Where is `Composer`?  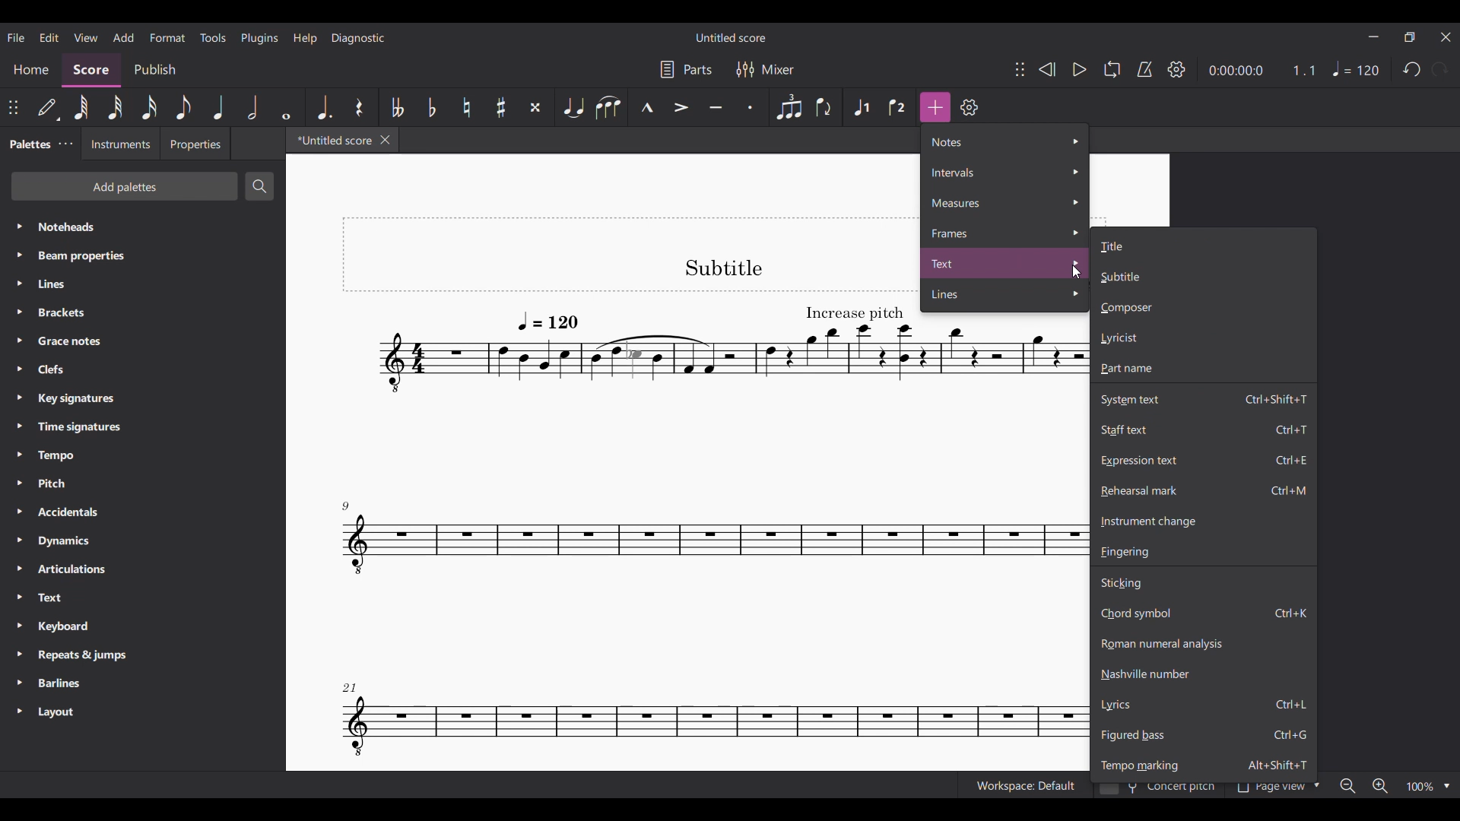
Composer is located at coordinates (1203, 308).